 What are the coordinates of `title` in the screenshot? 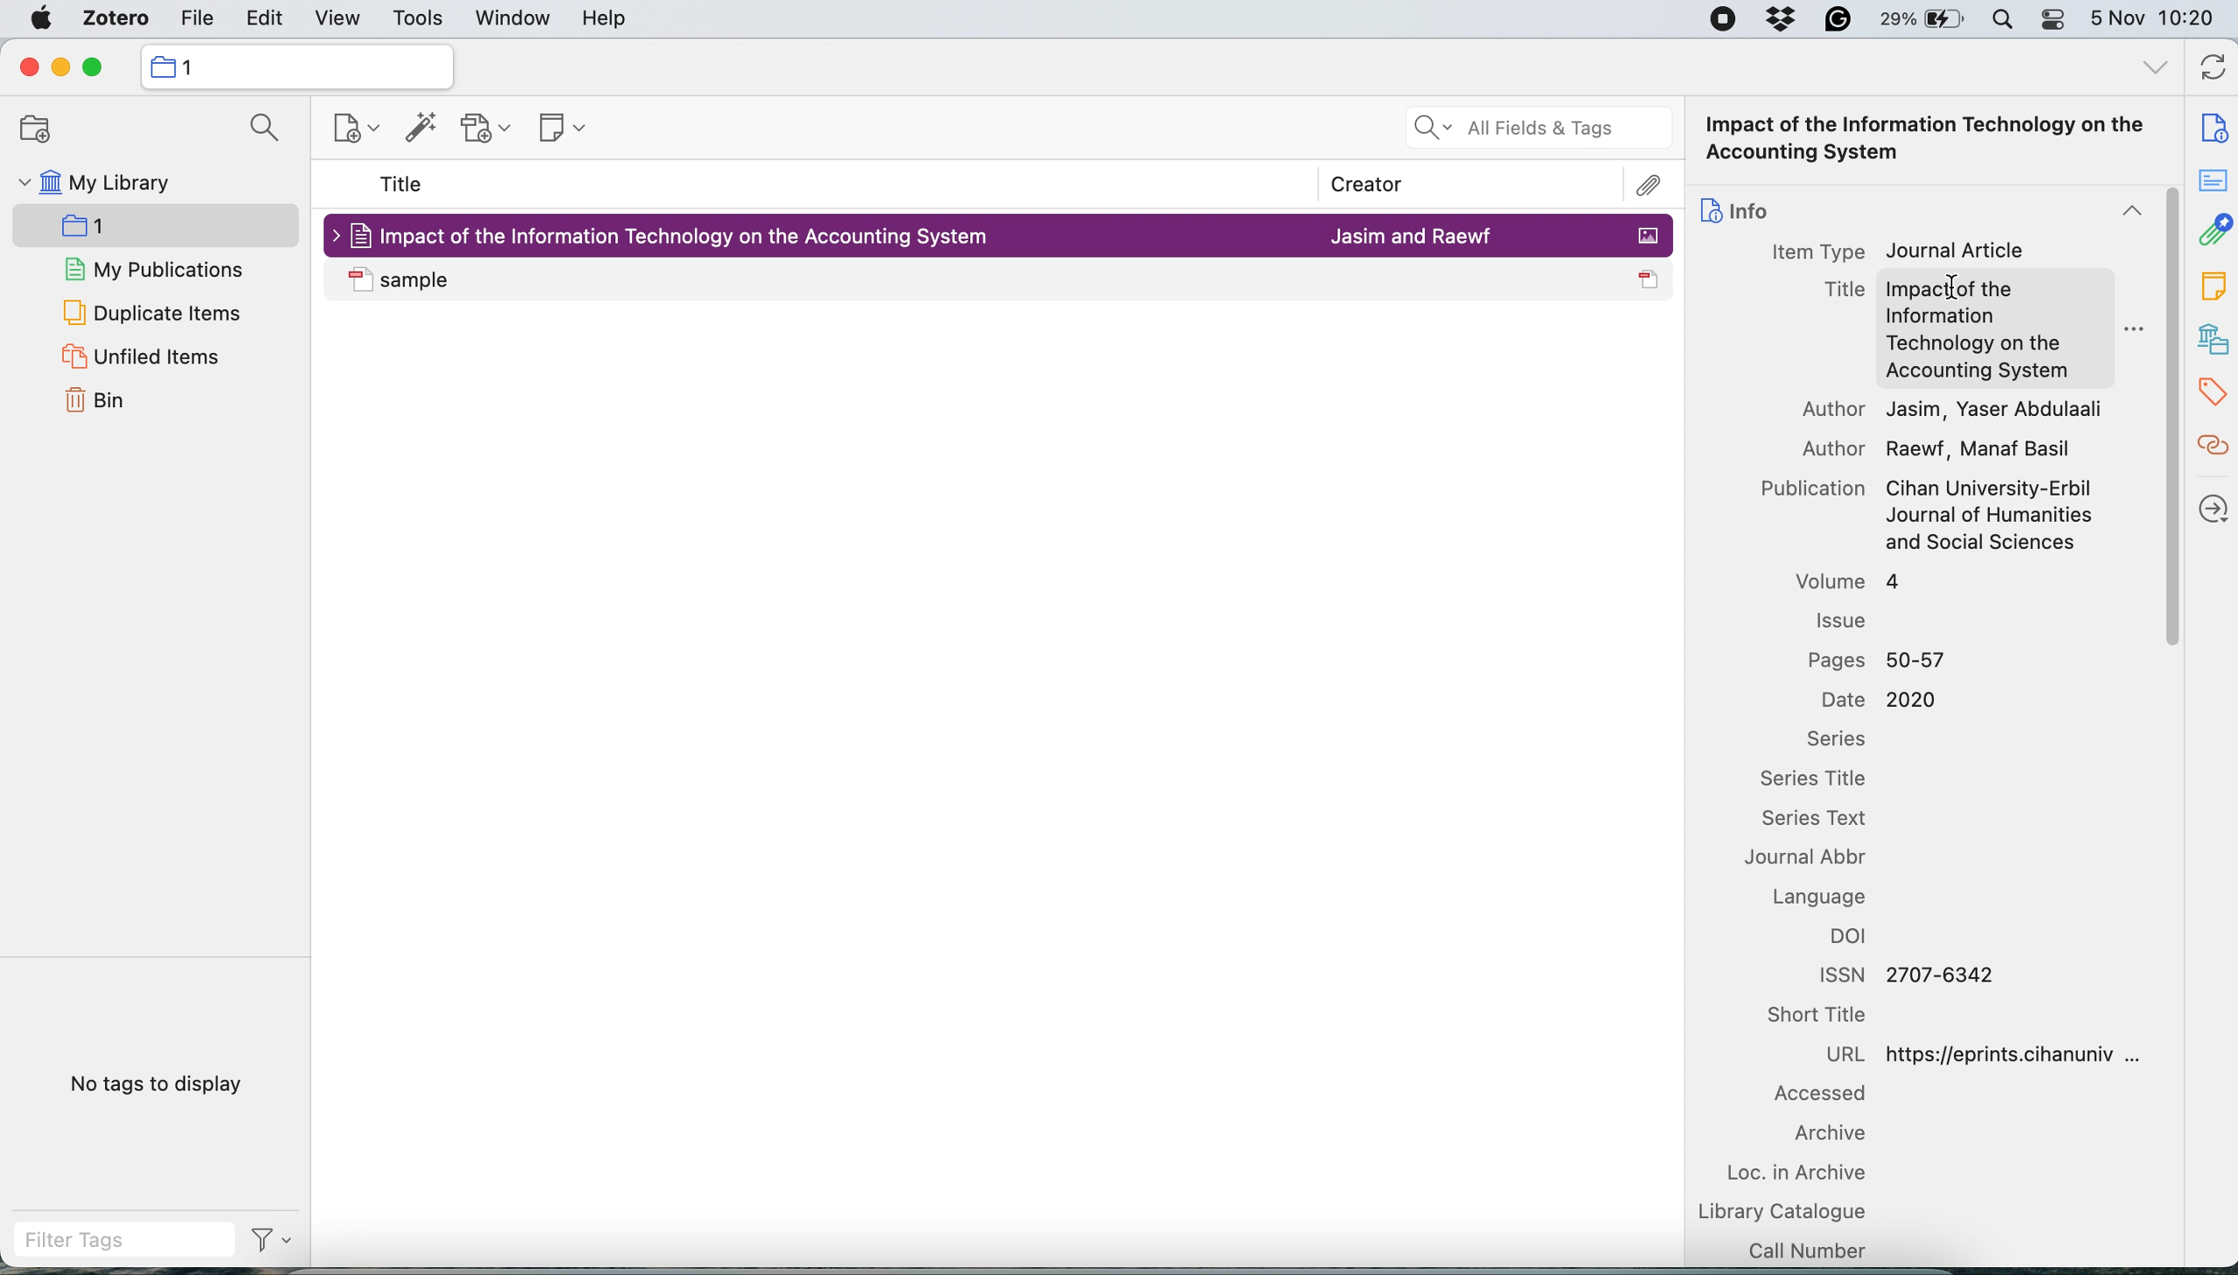 It's located at (403, 187).